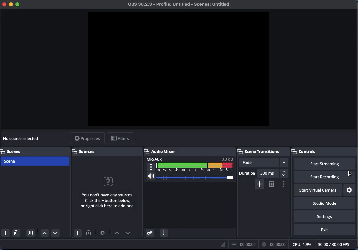  Describe the element at coordinates (180, 69) in the screenshot. I see `Screen` at that location.